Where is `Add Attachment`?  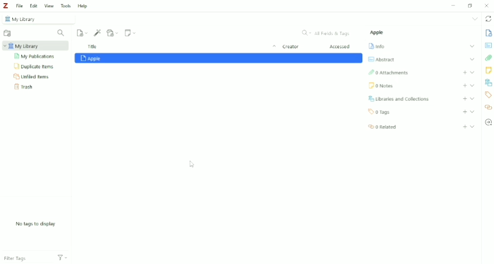
Add Attachment is located at coordinates (113, 33).